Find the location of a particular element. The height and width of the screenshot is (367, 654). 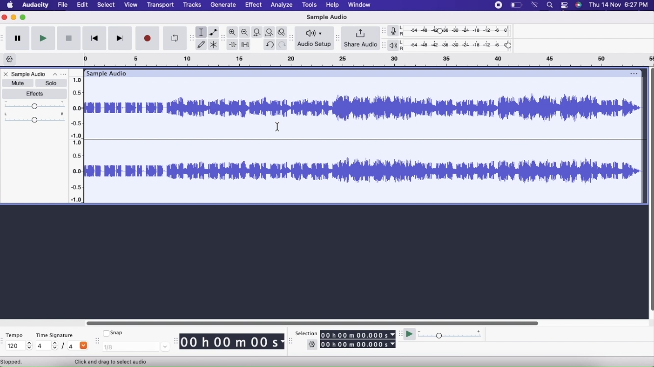

Pan: Center is located at coordinates (35, 118).